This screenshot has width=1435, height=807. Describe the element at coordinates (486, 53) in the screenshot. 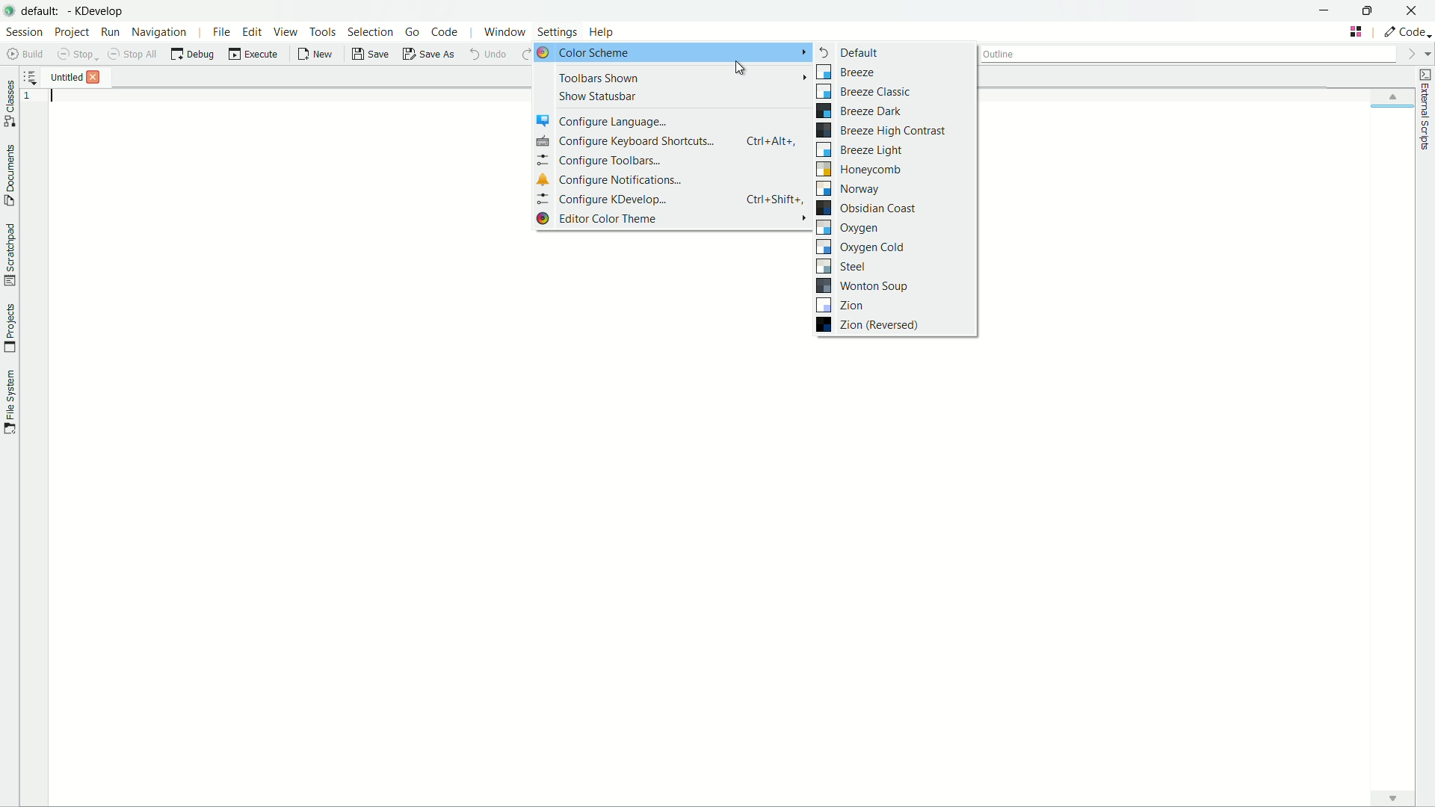

I see `undo` at that location.